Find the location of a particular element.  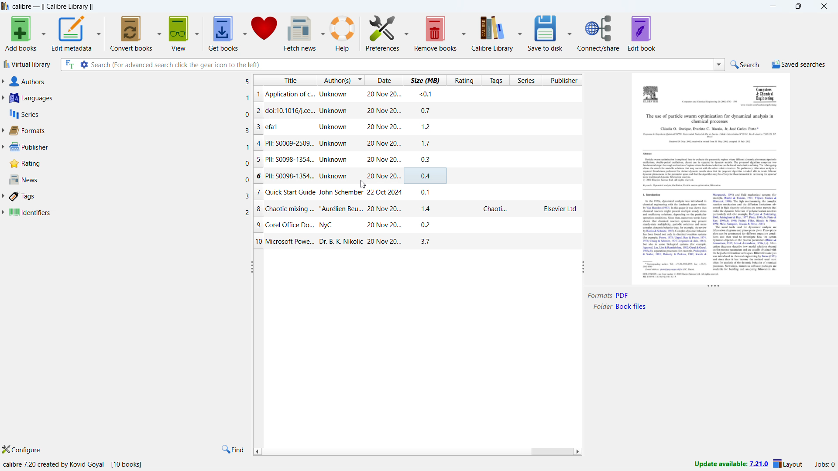

sort by date is located at coordinates (383, 80).